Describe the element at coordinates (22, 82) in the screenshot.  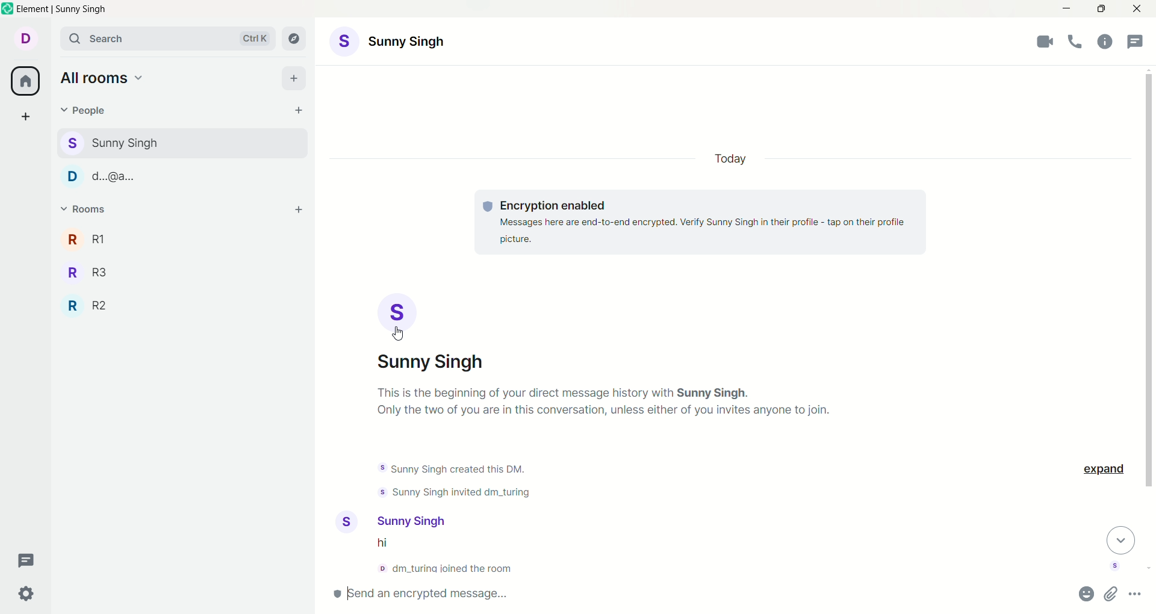
I see `all rooms` at that location.